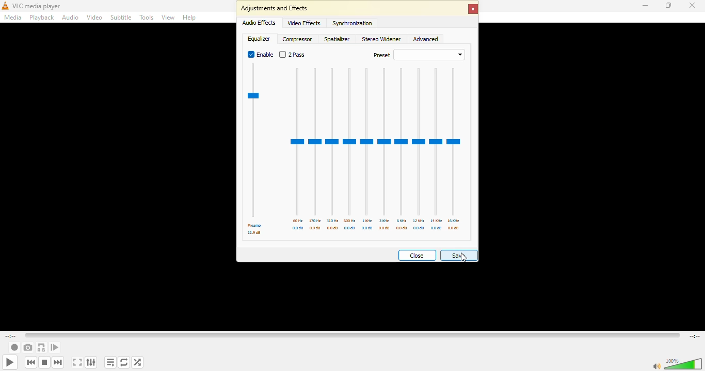 This screenshot has width=705, height=371. Describe the element at coordinates (298, 221) in the screenshot. I see `60 hz` at that location.